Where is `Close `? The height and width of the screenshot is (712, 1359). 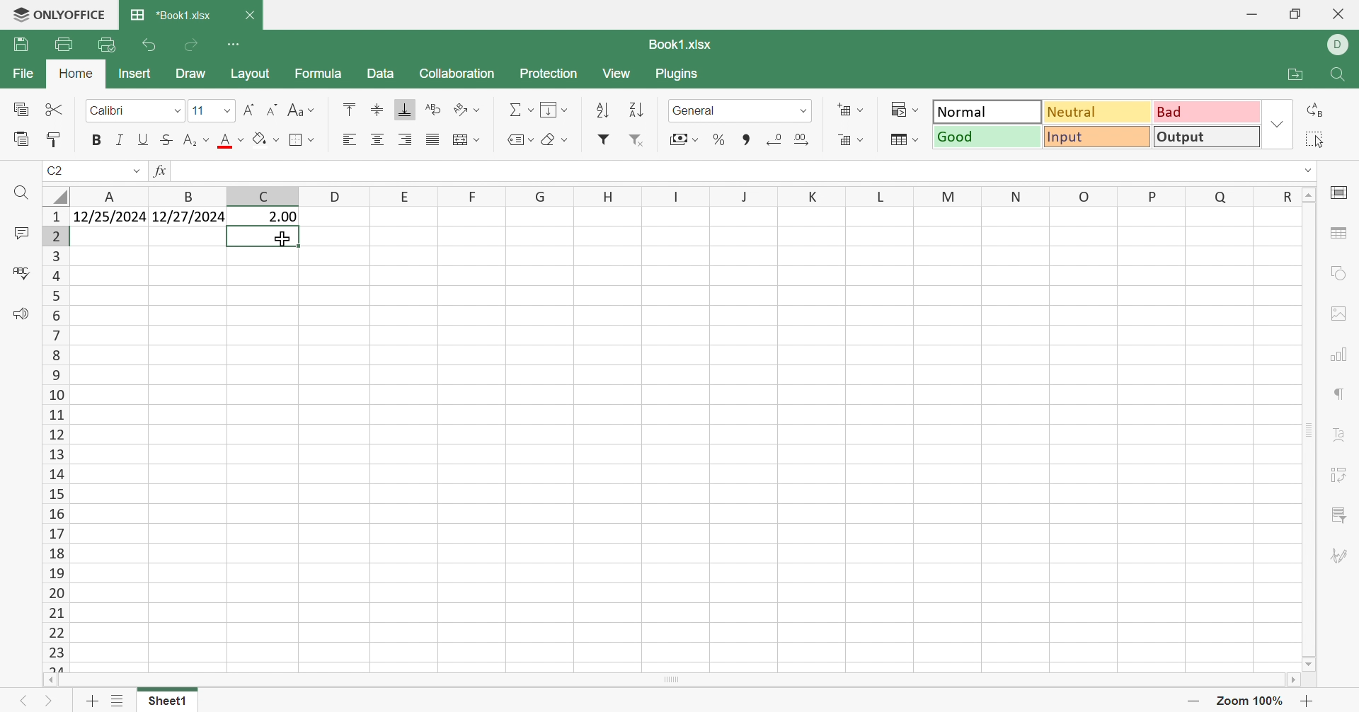
Close  is located at coordinates (1344, 14).